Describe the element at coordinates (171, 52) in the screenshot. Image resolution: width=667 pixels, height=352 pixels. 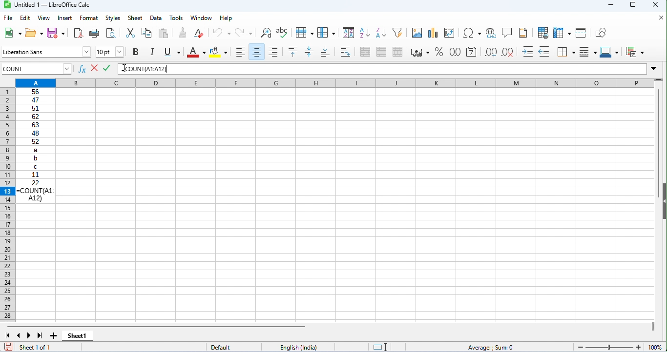
I see `underline` at that location.